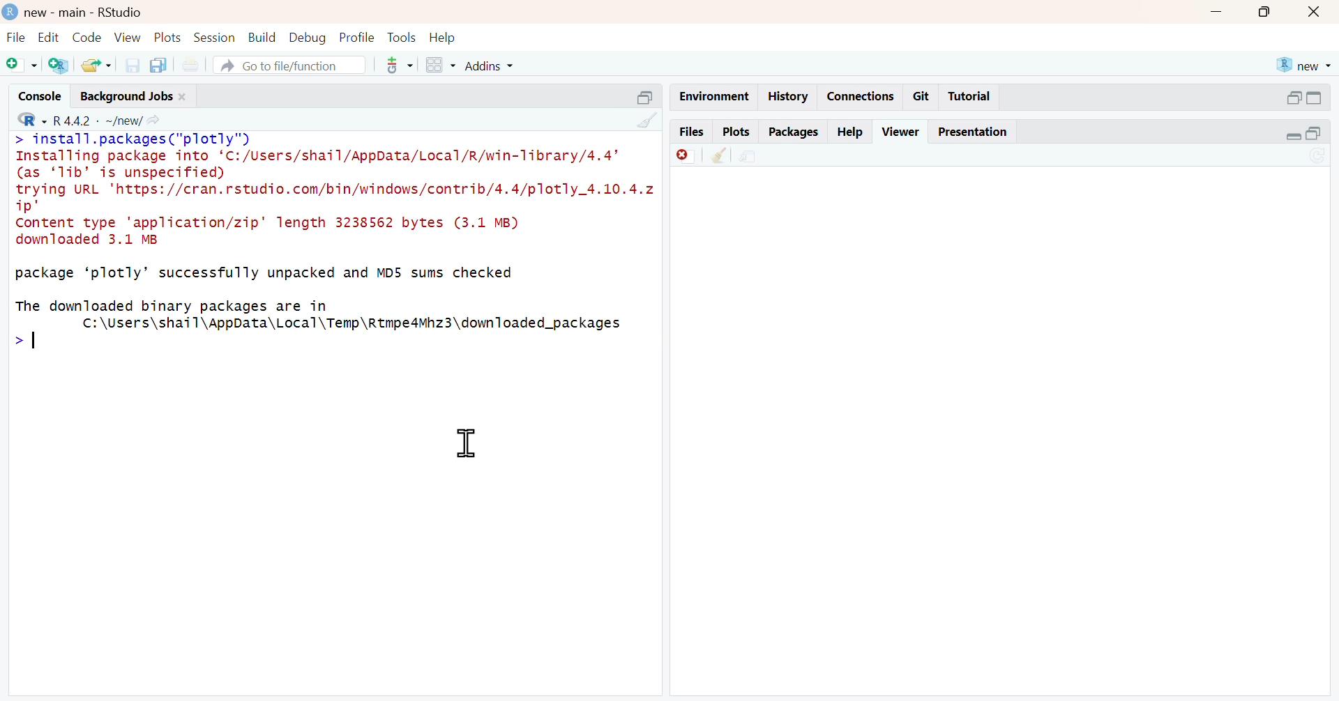 The image size is (1339, 701). I want to click on minimize, so click(1292, 137).